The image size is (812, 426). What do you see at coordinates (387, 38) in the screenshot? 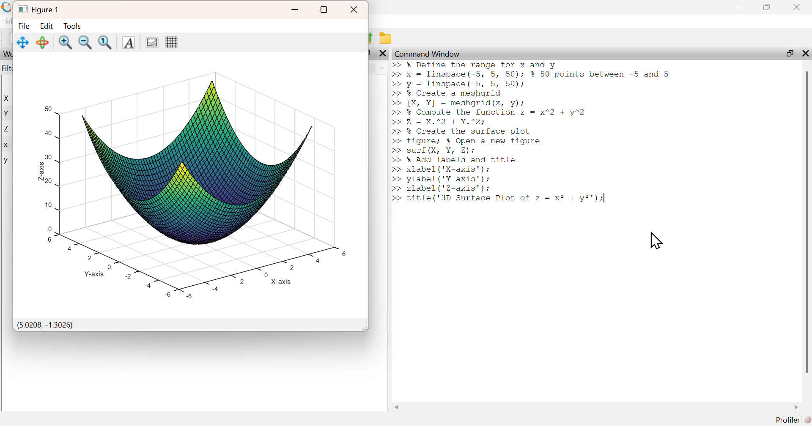
I see `Folder` at bounding box center [387, 38].